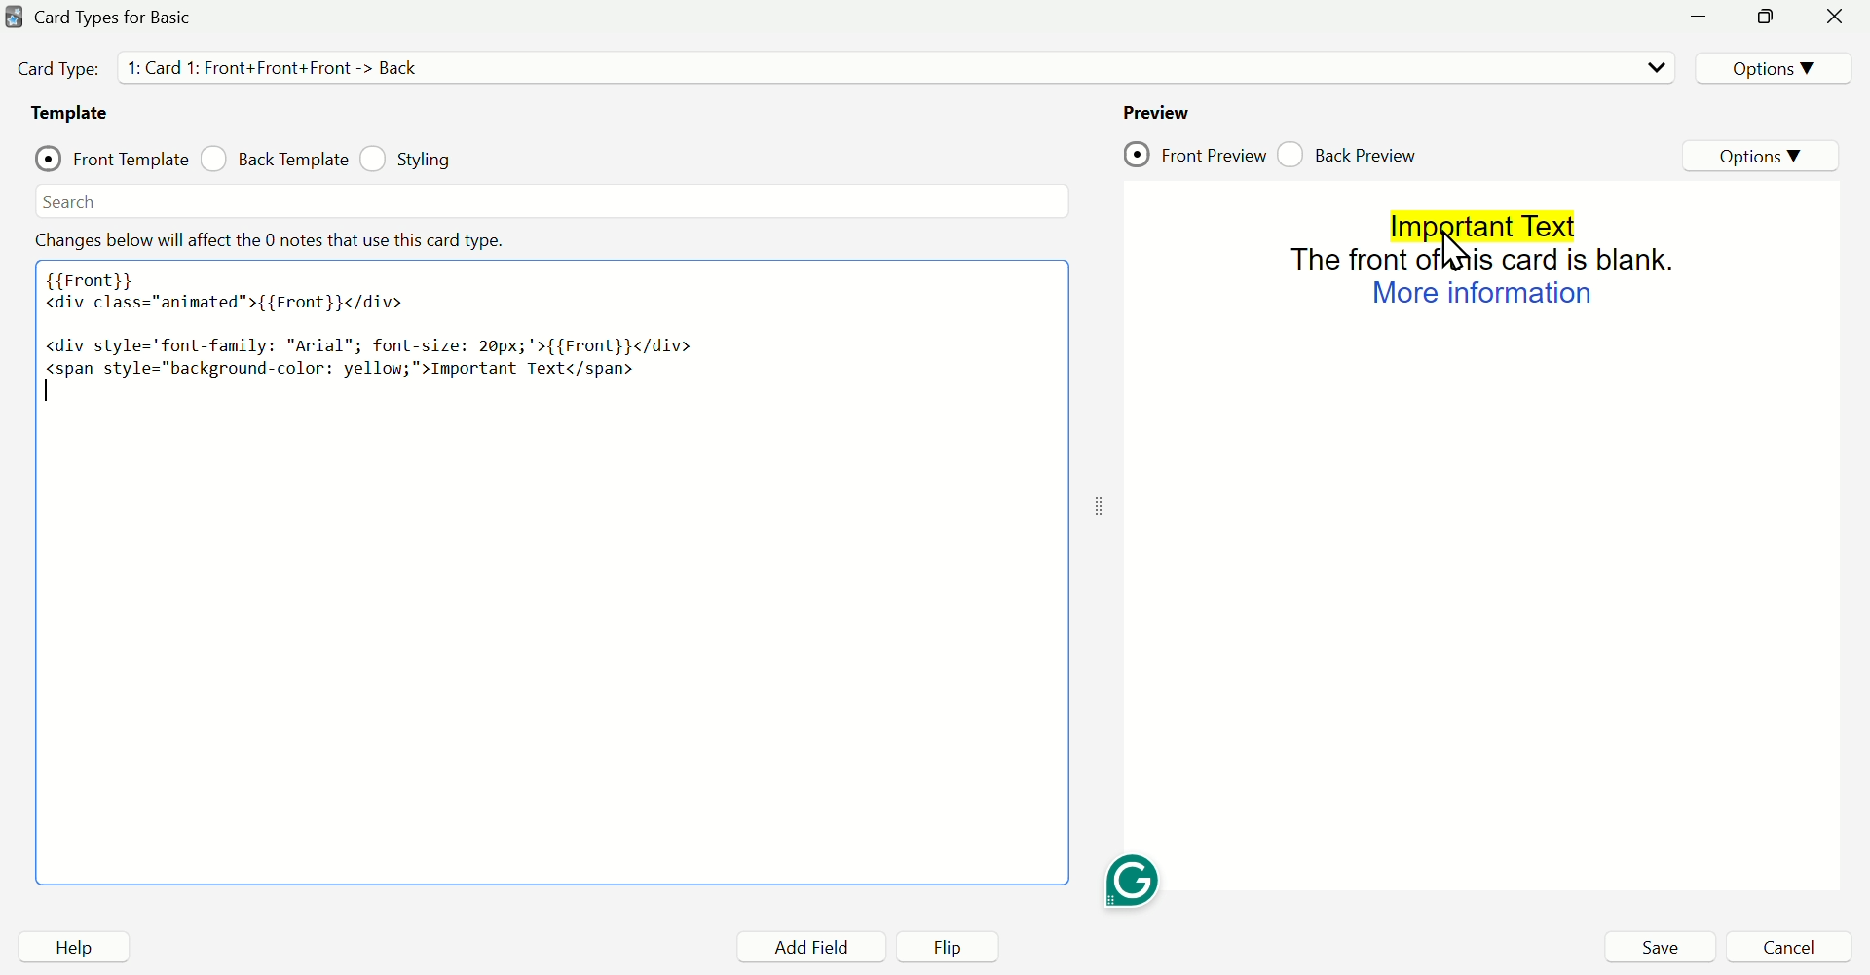 The height and width of the screenshot is (975, 1870). Describe the element at coordinates (289, 242) in the screenshot. I see `Changes below will affect the 0 notes that use this card type` at that location.